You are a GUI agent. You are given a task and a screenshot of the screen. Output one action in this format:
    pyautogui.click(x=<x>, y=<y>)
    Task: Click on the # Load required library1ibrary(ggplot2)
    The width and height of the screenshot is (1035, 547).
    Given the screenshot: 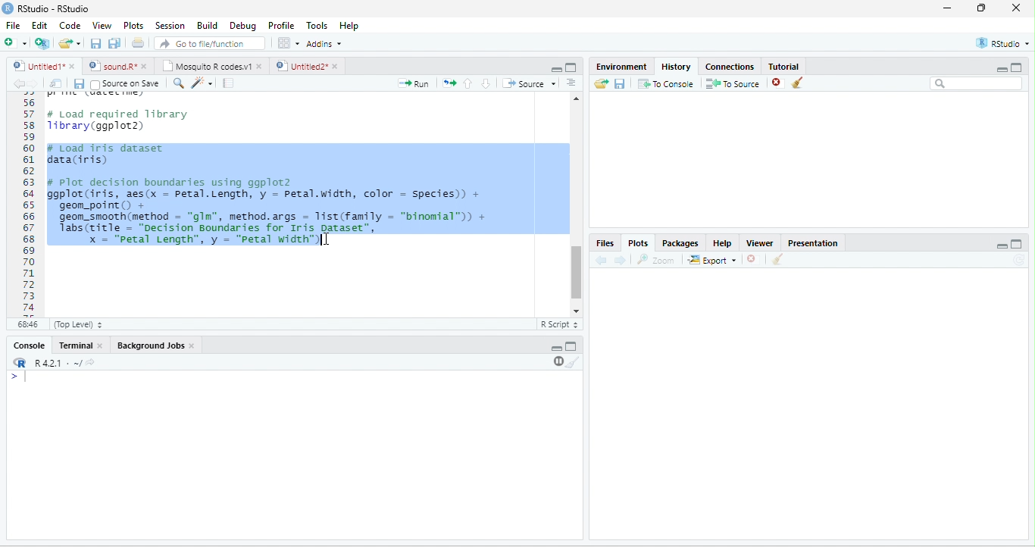 What is the action you would take?
    pyautogui.click(x=119, y=120)
    